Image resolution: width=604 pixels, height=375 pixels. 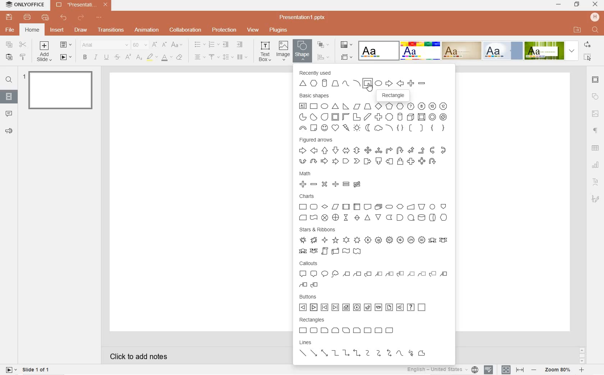 I want to click on Line Callout 1 (Accent Bar), so click(x=379, y=275).